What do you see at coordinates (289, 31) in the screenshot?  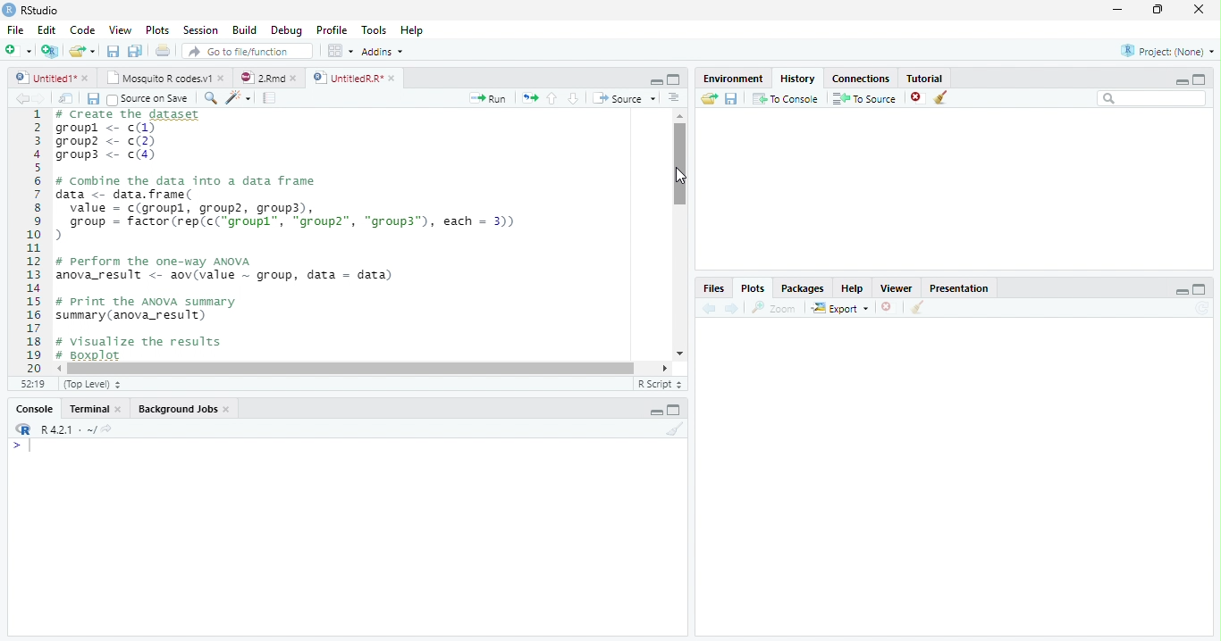 I see `debug` at bounding box center [289, 31].